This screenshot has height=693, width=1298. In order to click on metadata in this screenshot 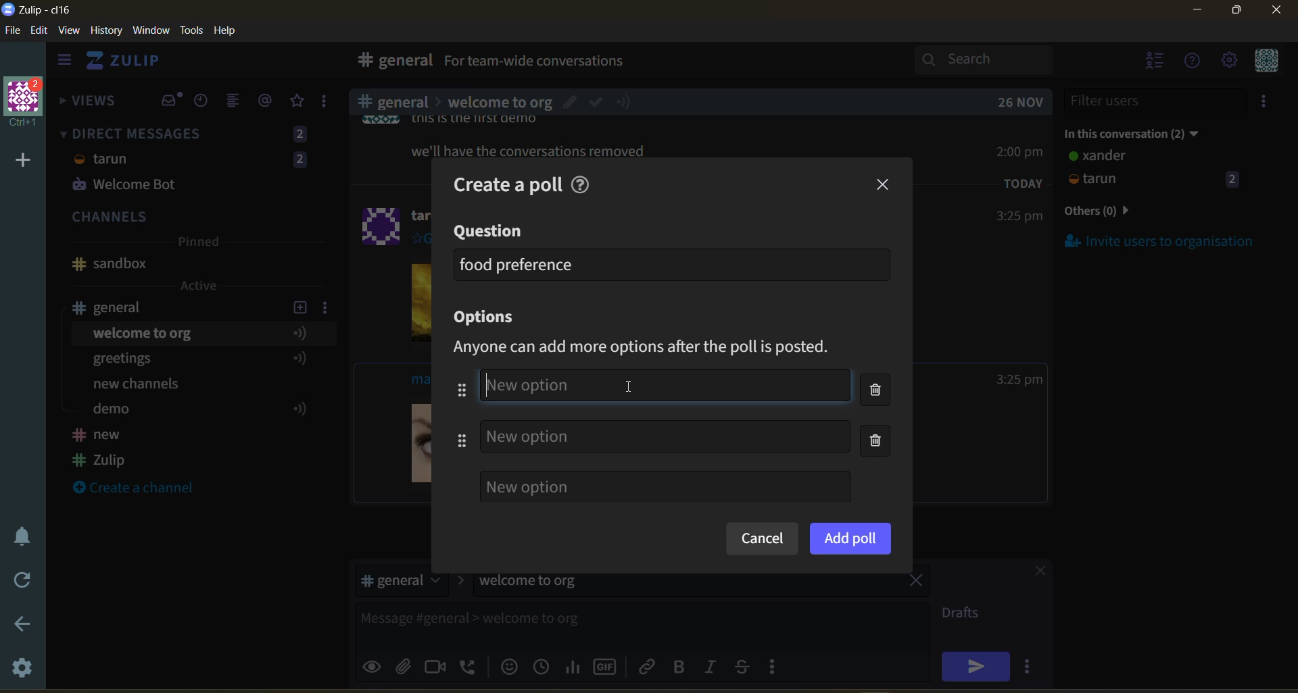, I will do `click(654, 348)`.